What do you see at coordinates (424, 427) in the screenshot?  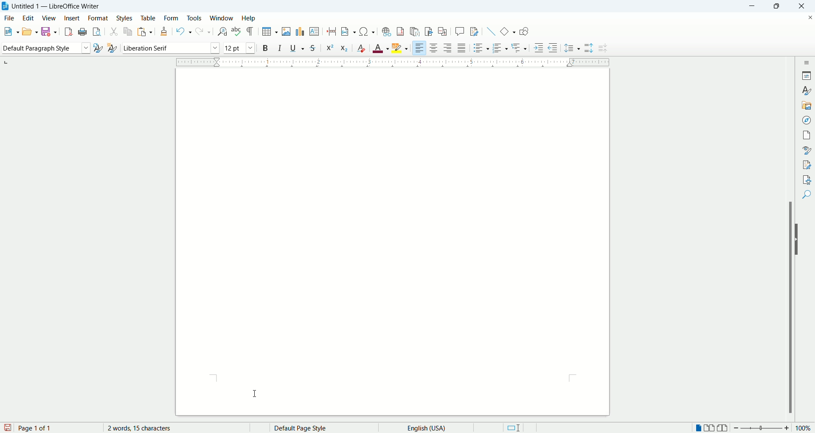 I see `text language` at bounding box center [424, 427].